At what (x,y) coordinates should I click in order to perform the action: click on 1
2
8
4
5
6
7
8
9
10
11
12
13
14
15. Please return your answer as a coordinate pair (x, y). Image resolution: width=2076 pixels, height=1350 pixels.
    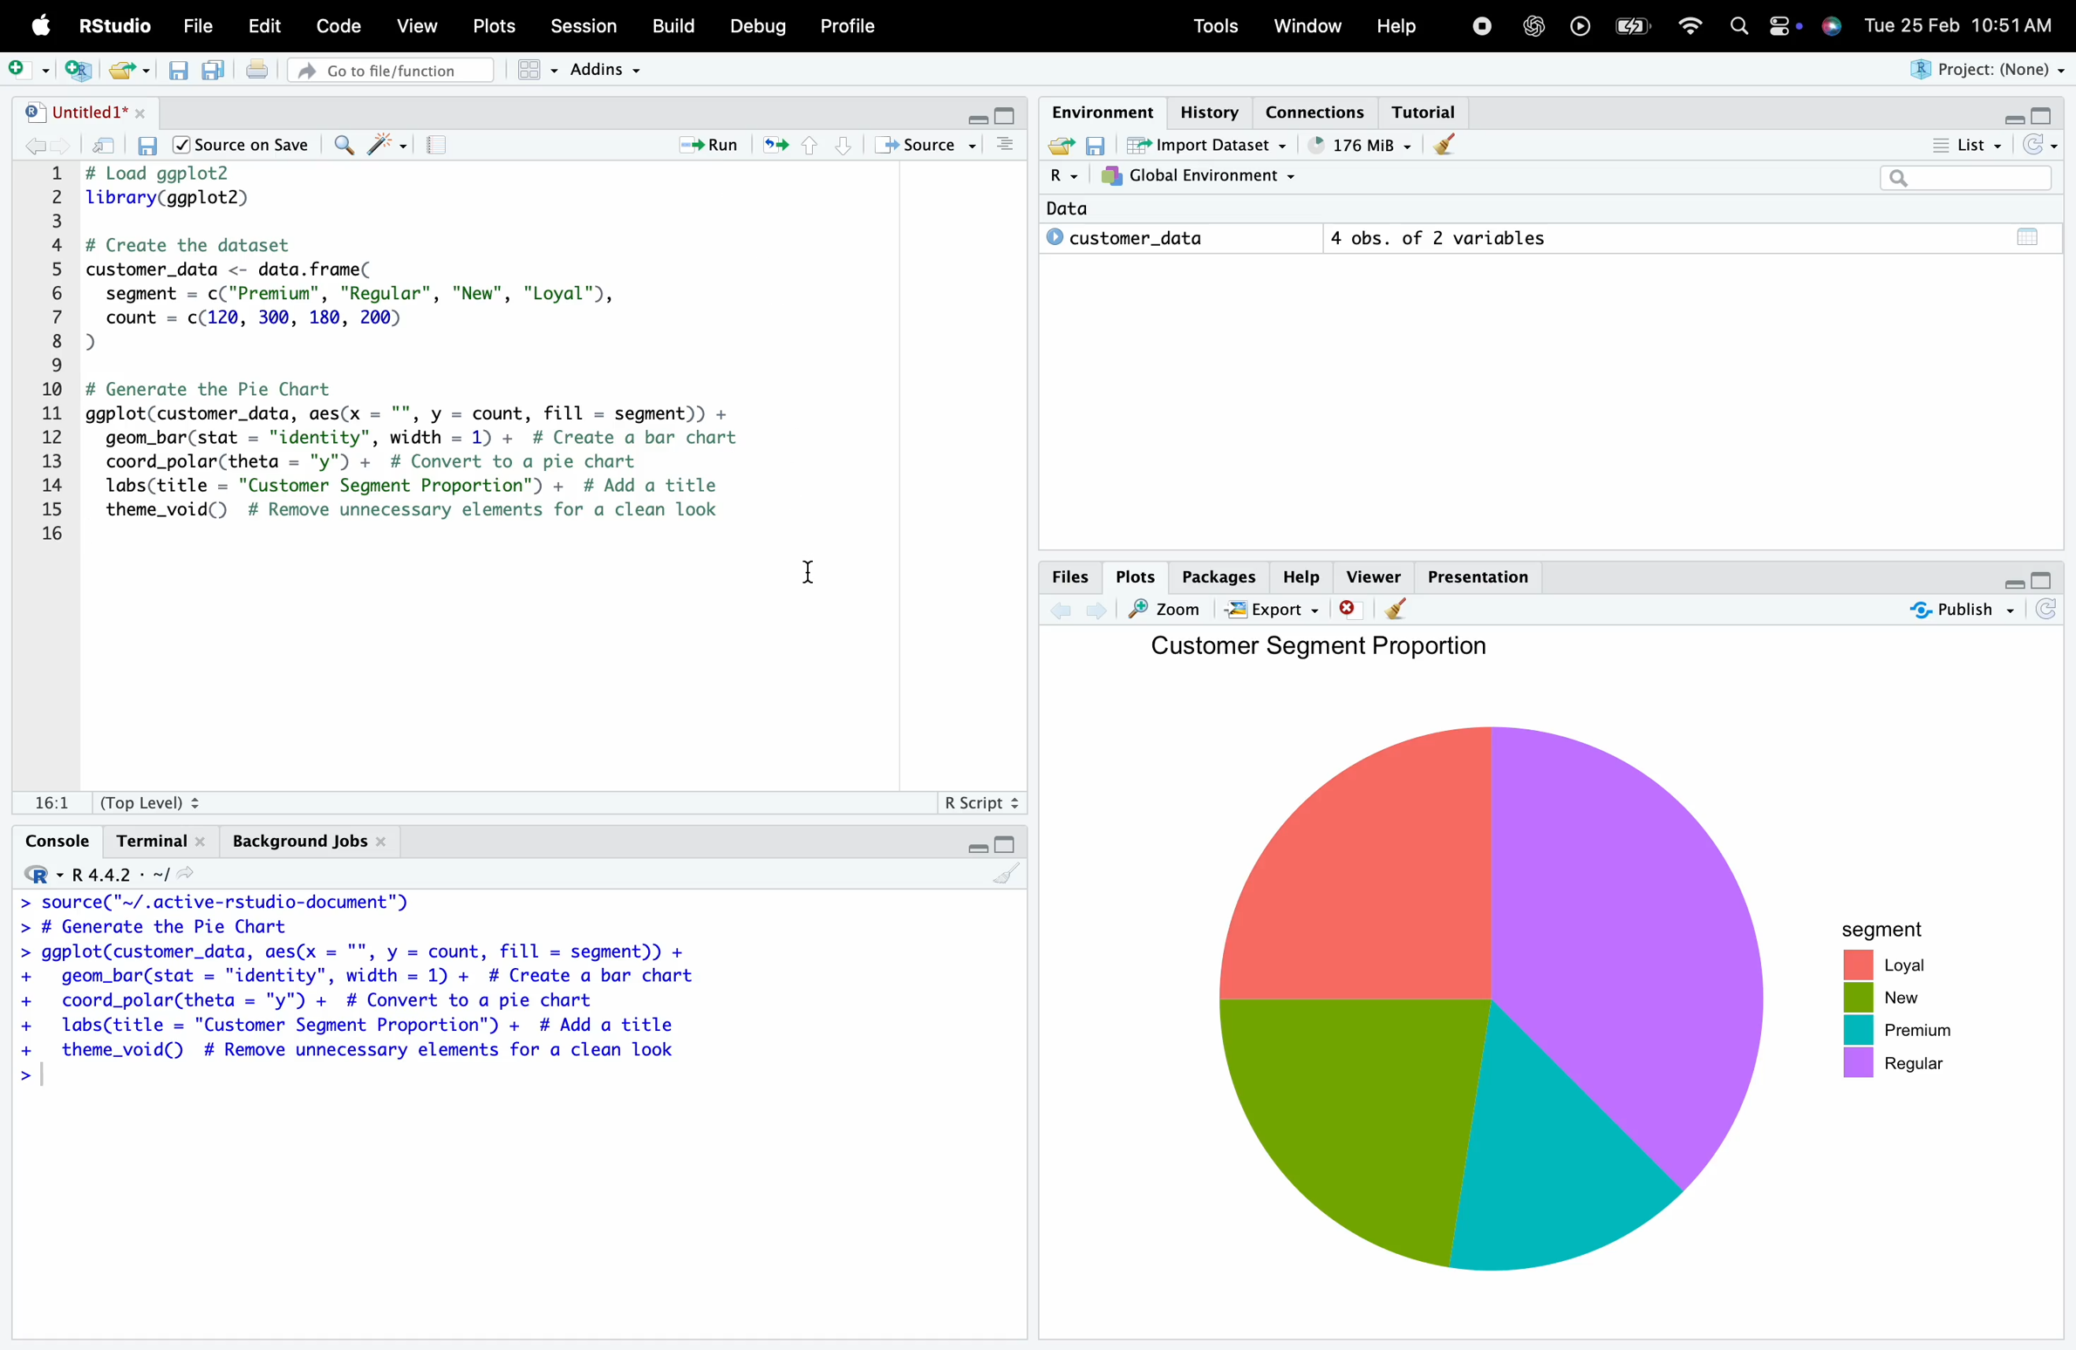
    Looking at the image, I should click on (56, 351).